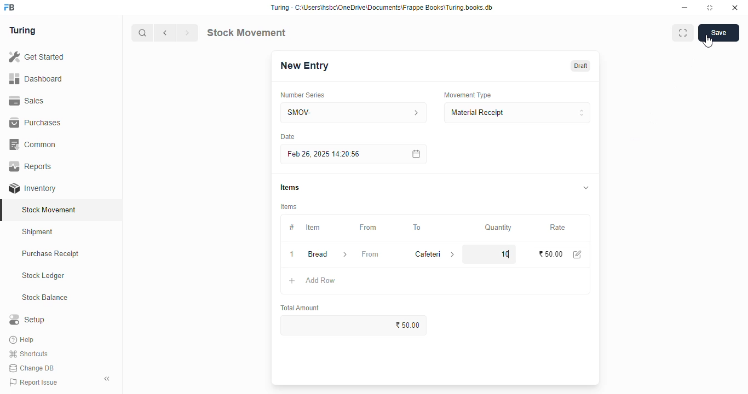 The width and height of the screenshot is (748, 394). What do you see at coordinates (45, 298) in the screenshot?
I see `stock balance` at bounding box center [45, 298].